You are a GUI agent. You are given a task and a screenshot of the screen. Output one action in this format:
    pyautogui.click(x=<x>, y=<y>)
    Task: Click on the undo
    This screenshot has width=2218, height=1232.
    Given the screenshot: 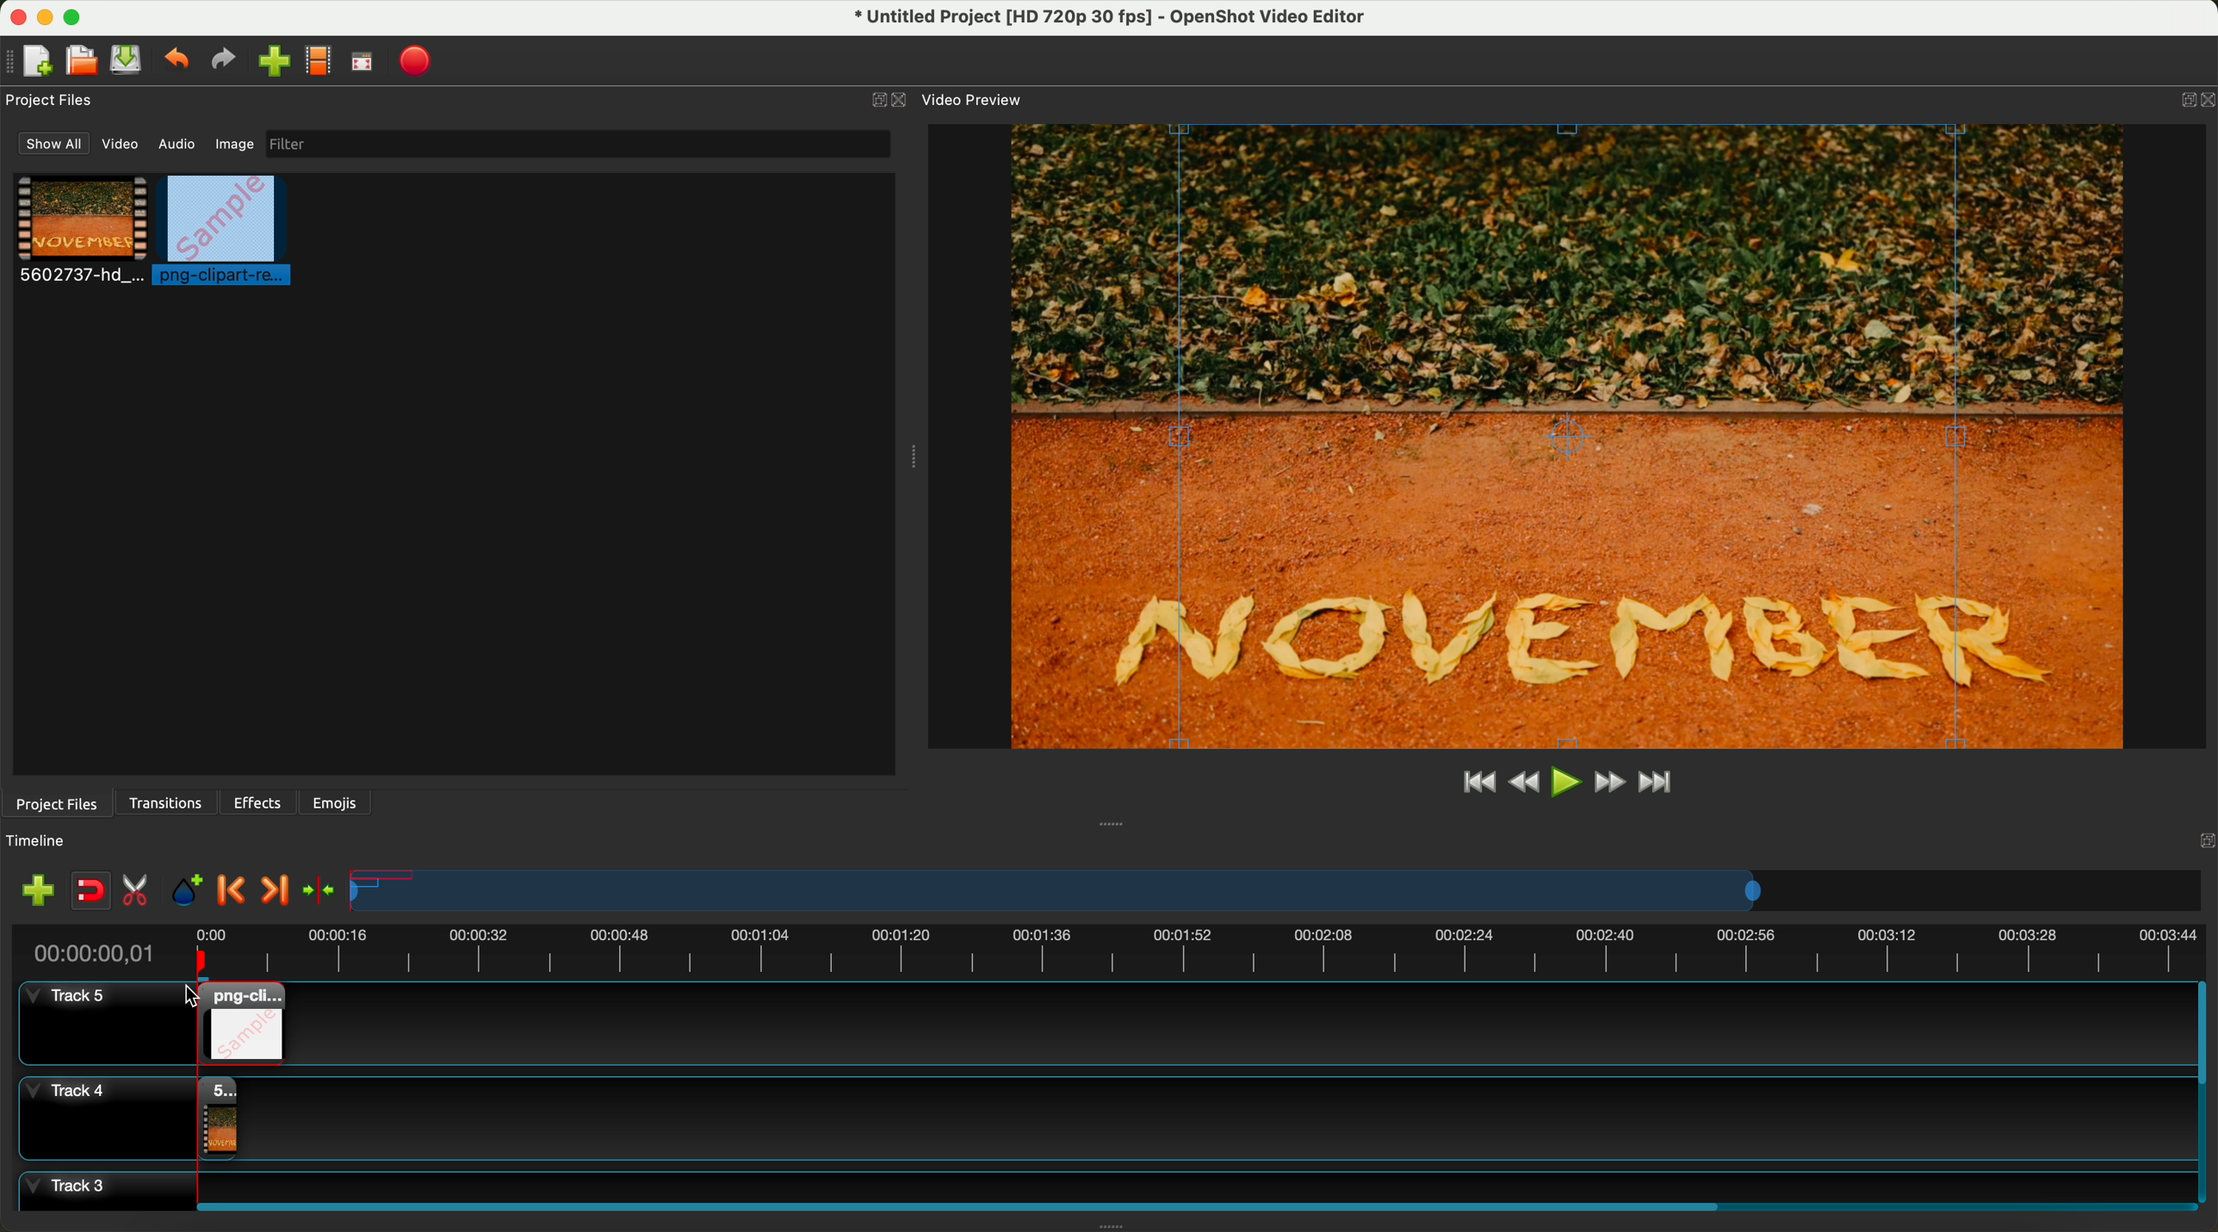 What is the action you would take?
    pyautogui.click(x=179, y=62)
    